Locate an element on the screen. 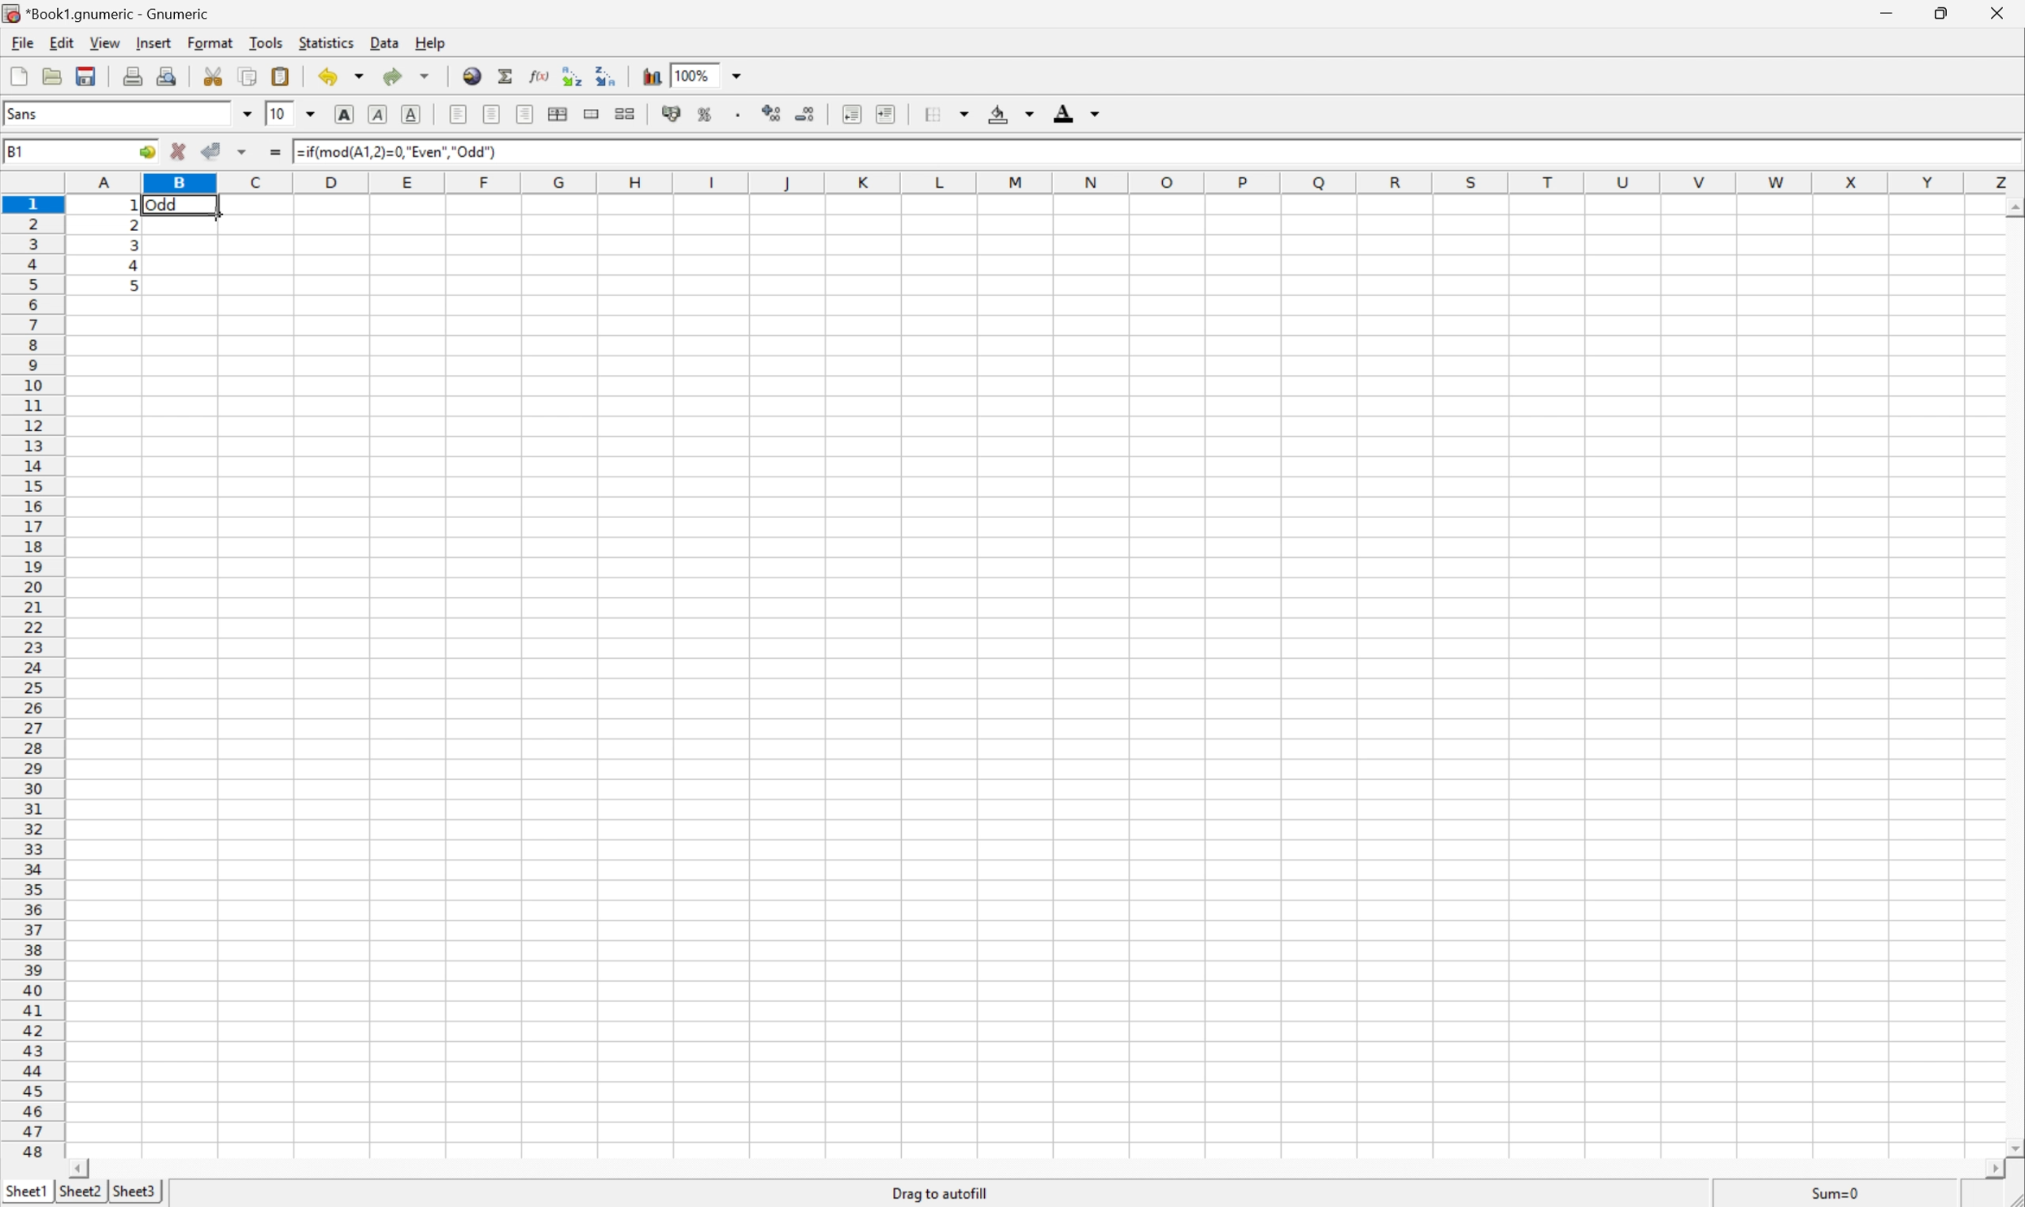  Edit is located at coordinates (63, 41).